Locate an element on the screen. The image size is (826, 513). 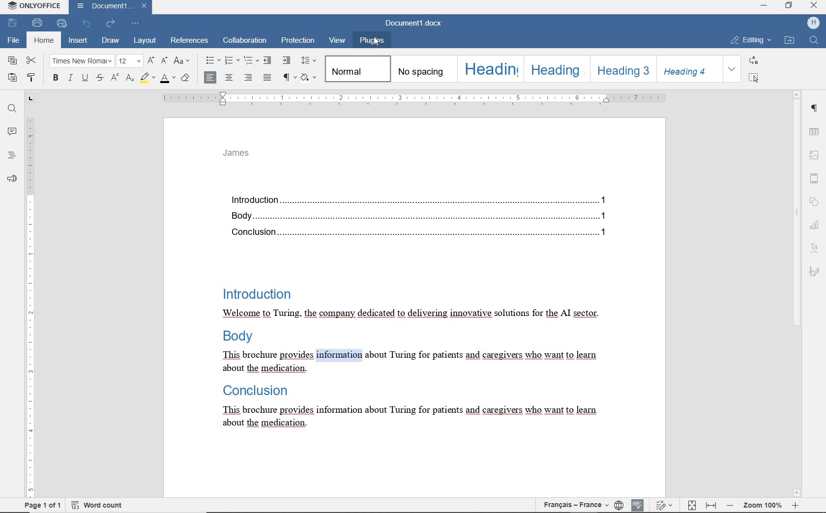
Introduction...1 is located at coordinates (415, 198).